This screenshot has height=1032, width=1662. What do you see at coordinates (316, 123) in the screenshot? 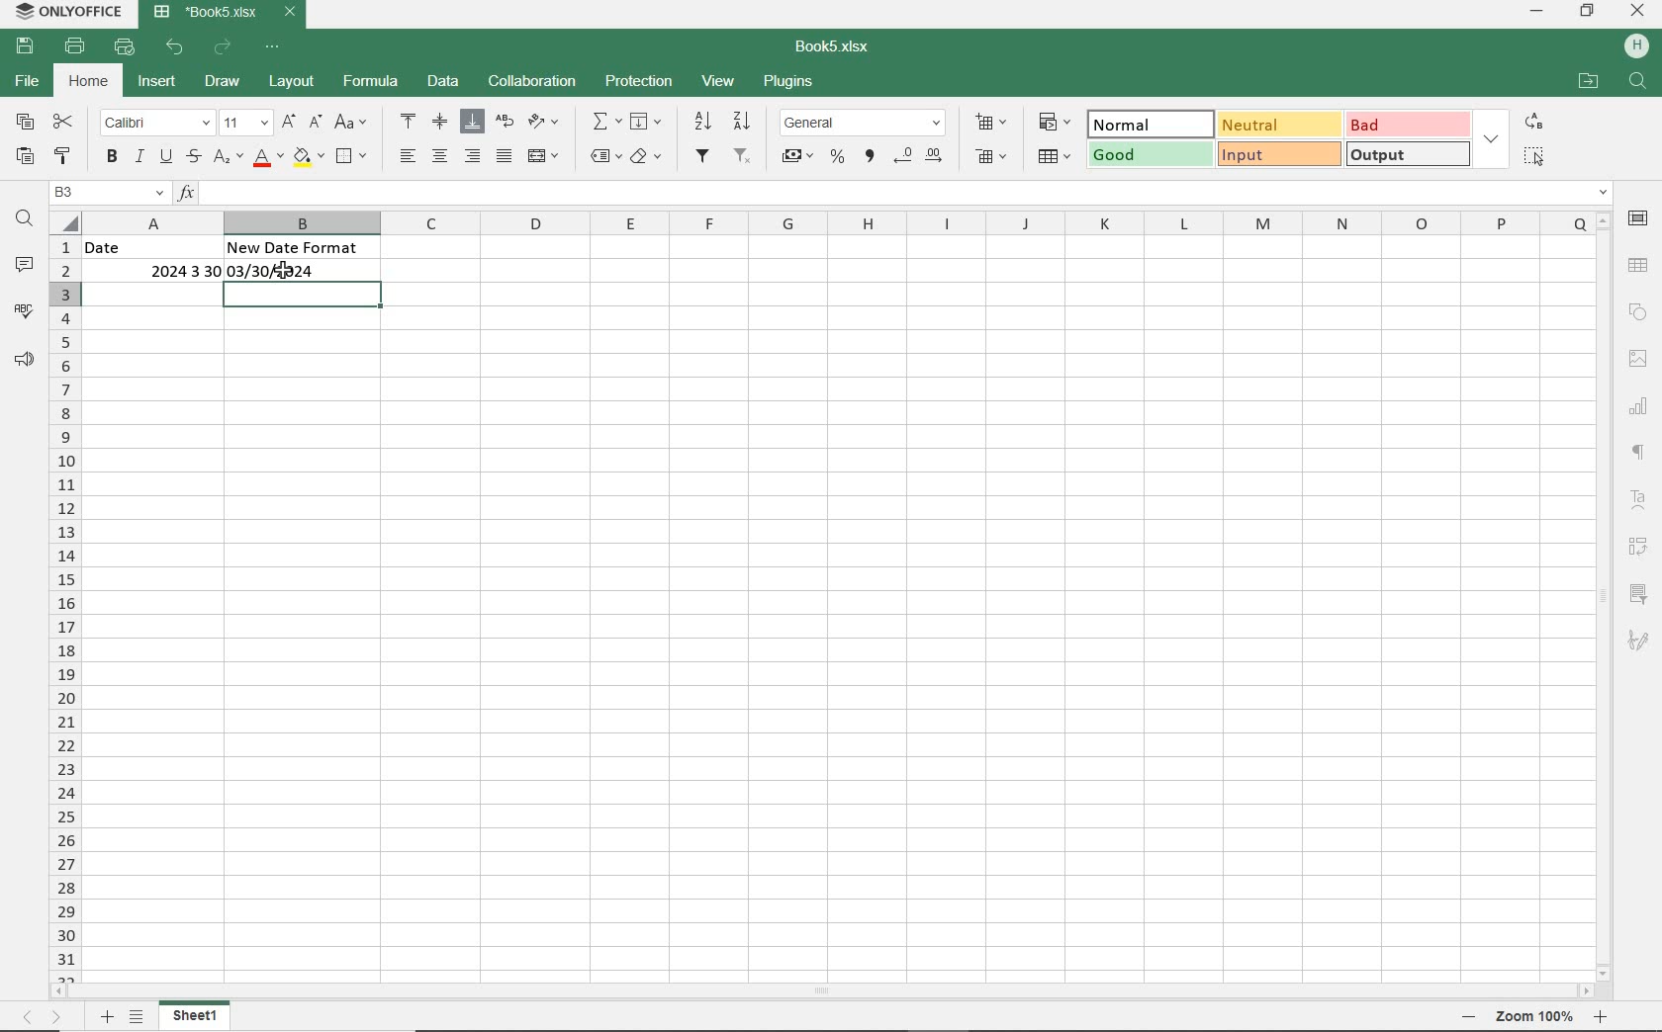
I see `DECREMENT FONT SIZE` at bounding box center [316, 123].